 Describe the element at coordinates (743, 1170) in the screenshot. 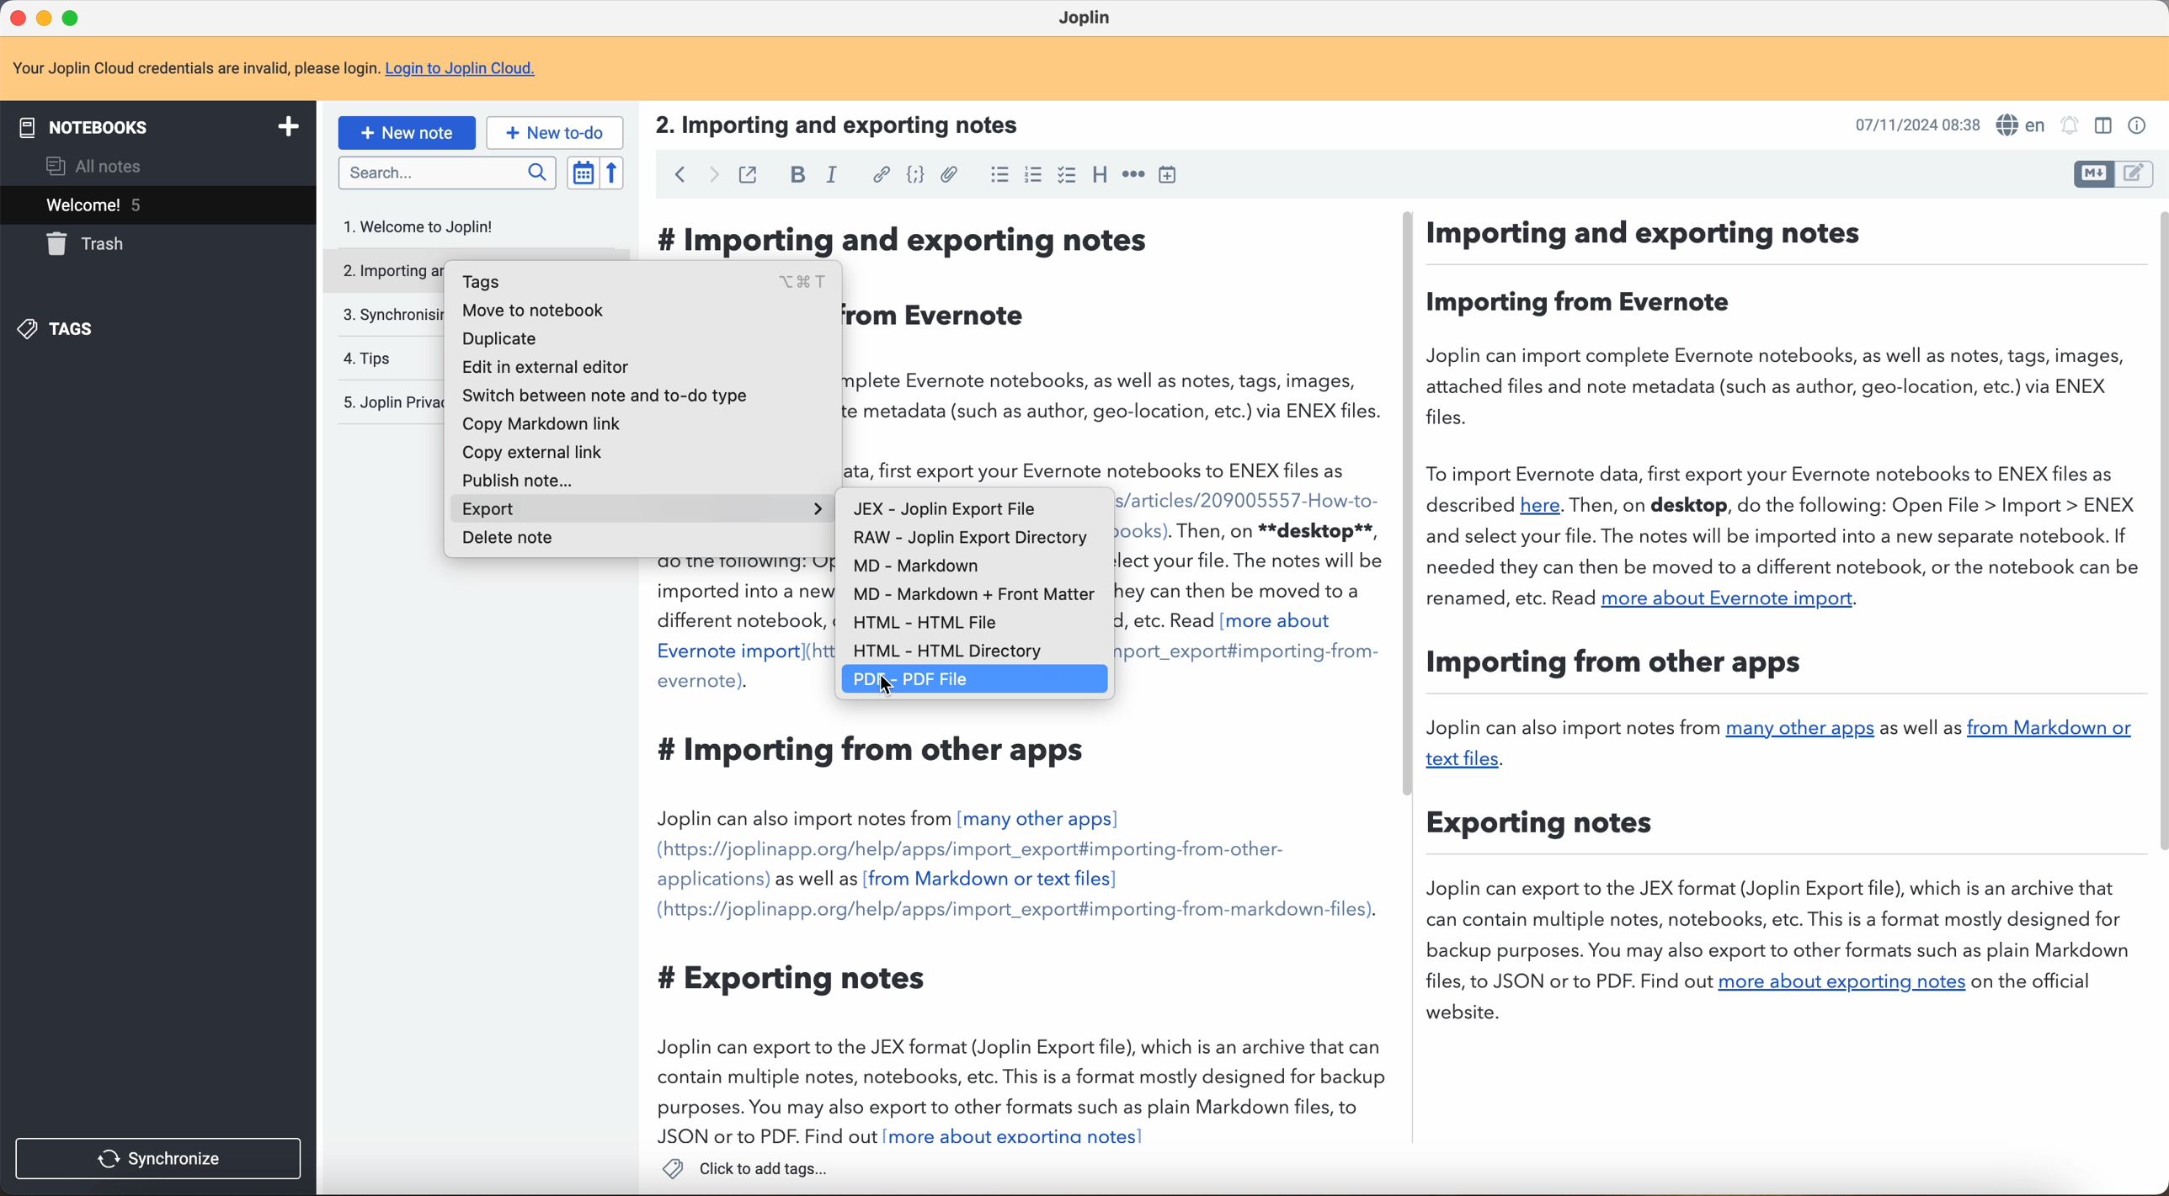

I see `click to add tags` at that location.